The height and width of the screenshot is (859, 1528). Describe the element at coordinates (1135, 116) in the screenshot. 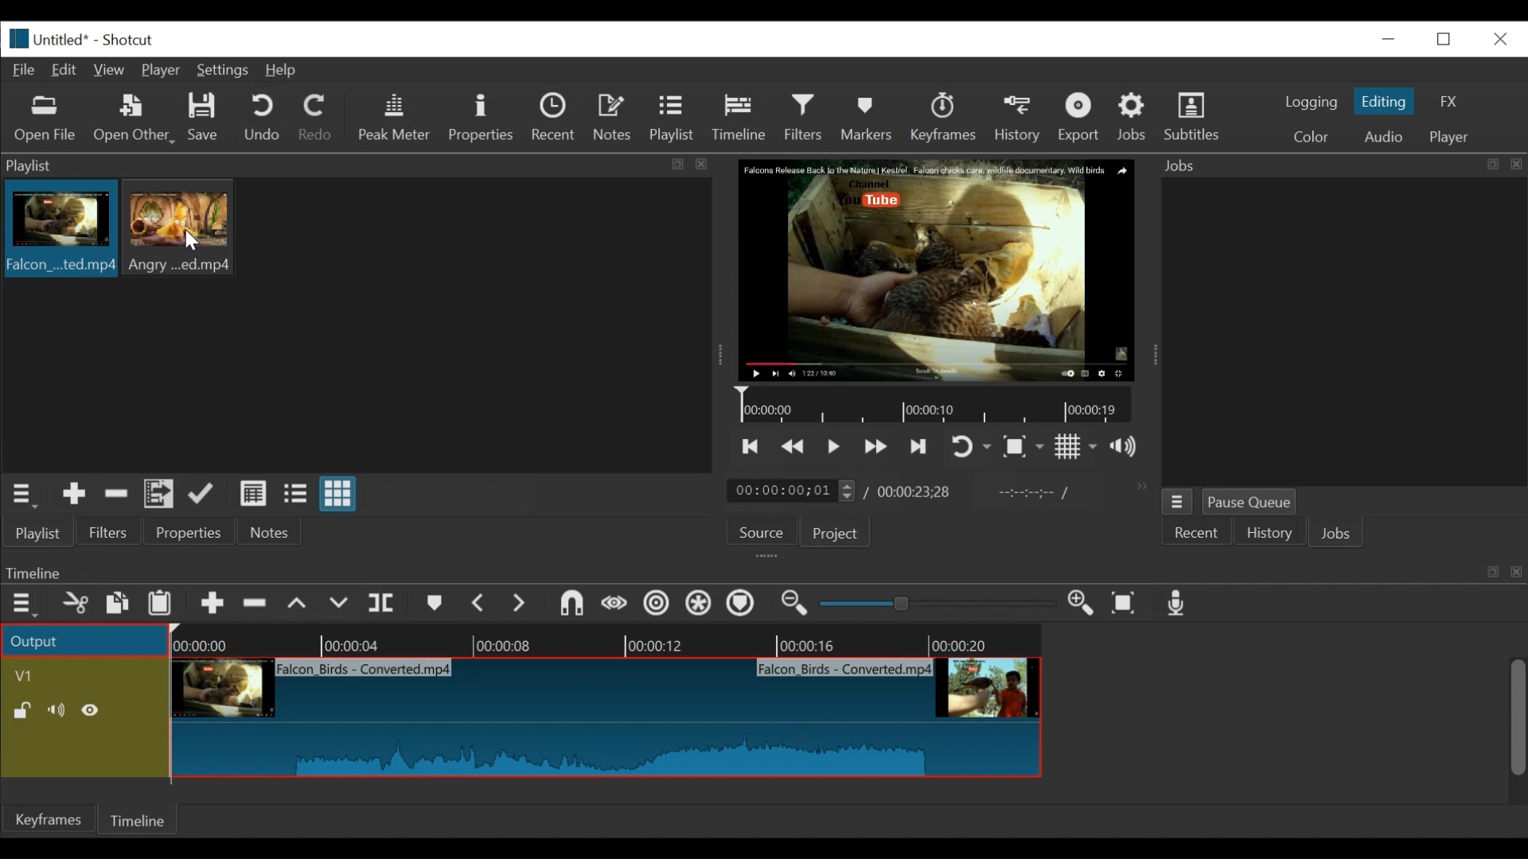

I see `Jobs` at that location.